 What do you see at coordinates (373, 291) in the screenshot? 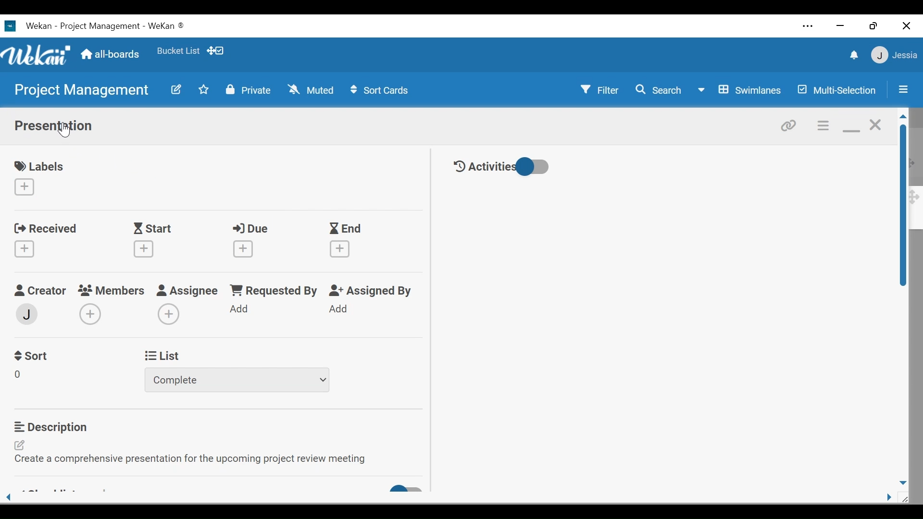
I see `Assigned By` at bounding box center [373, 291].